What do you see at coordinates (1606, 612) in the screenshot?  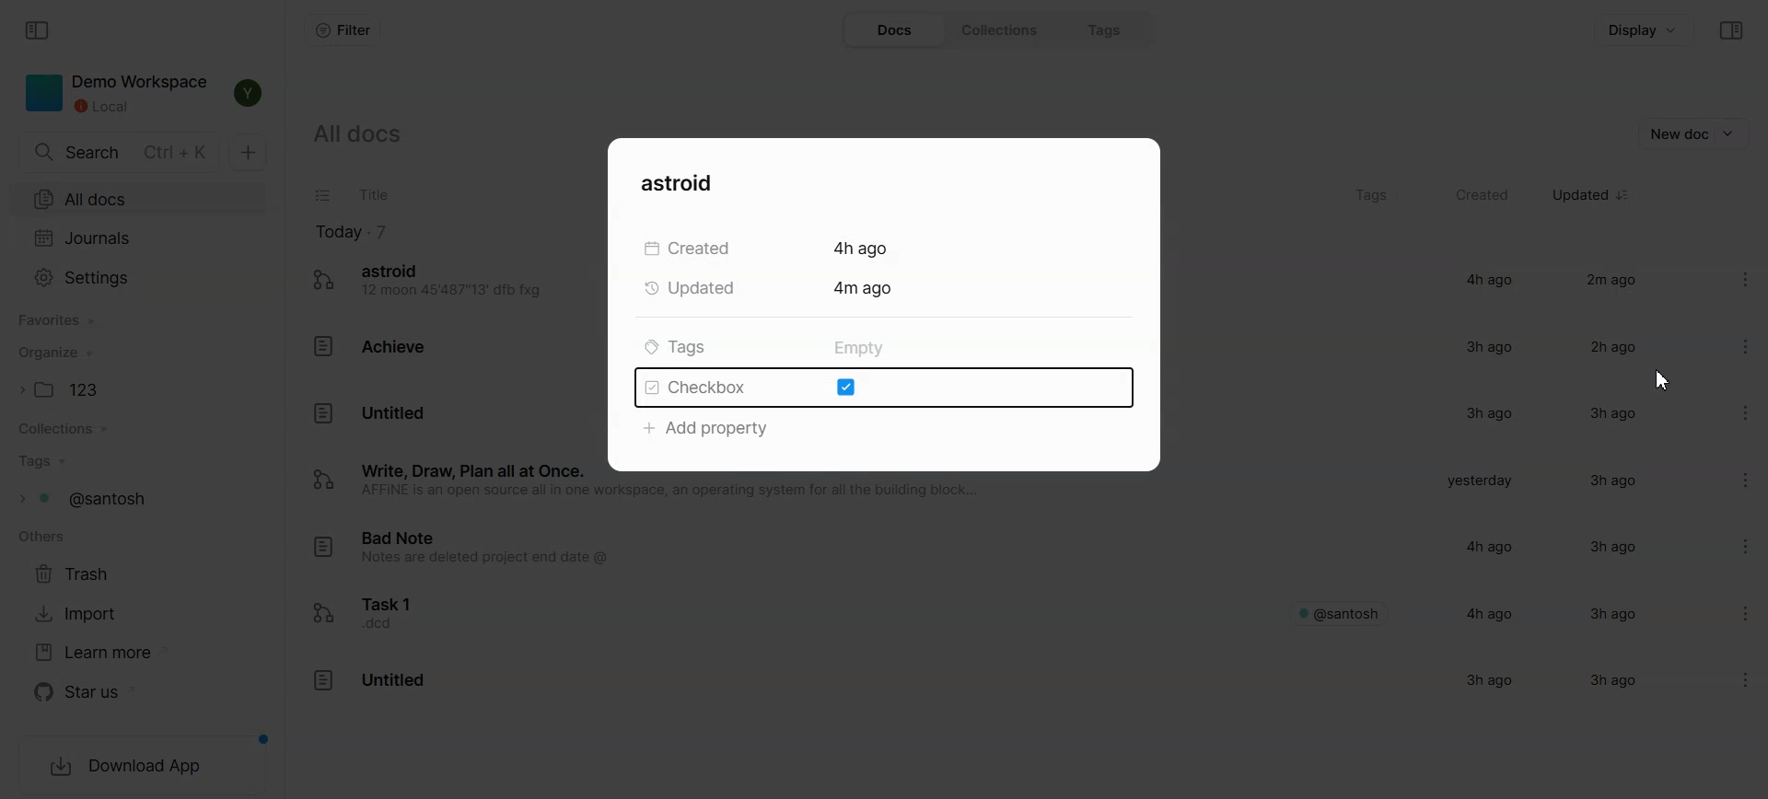 I see `3hago` at bounding box center [1606, 612].